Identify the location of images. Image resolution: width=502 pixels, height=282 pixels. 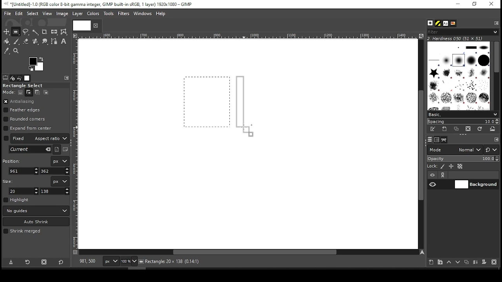
(27, 78).